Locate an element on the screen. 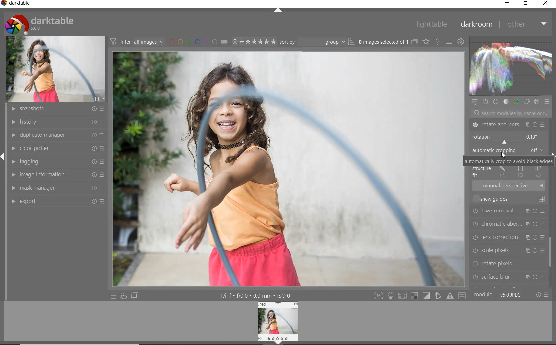 This screenshot has width=556, height=345. surface blur is located at coordinates (509, 278).